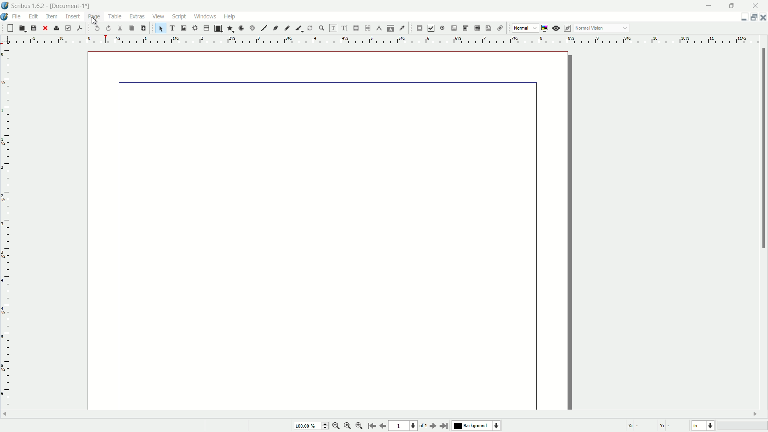 The width and height of the screenshot is (768, 432). What do you see at coordinates (709, 5) in the screenshot?
I see `minimize` at bounding box center [709, 5].